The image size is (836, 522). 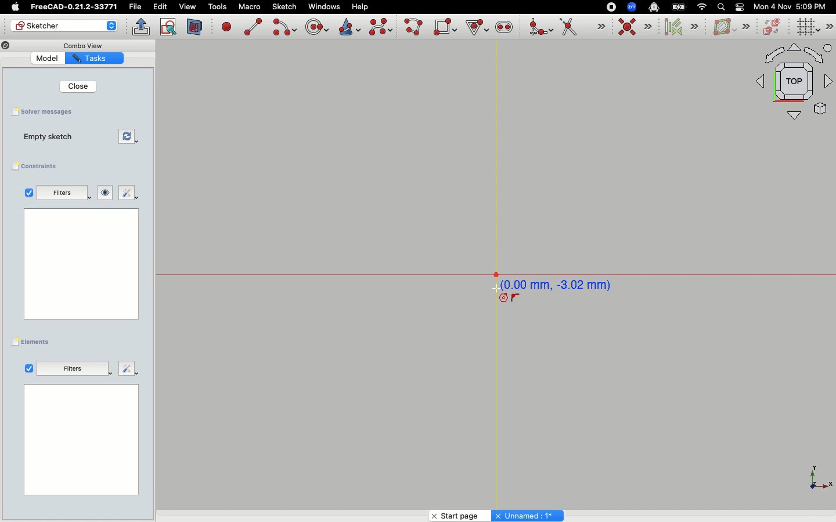 I want to click on Create point, so click(x=227, y=26).